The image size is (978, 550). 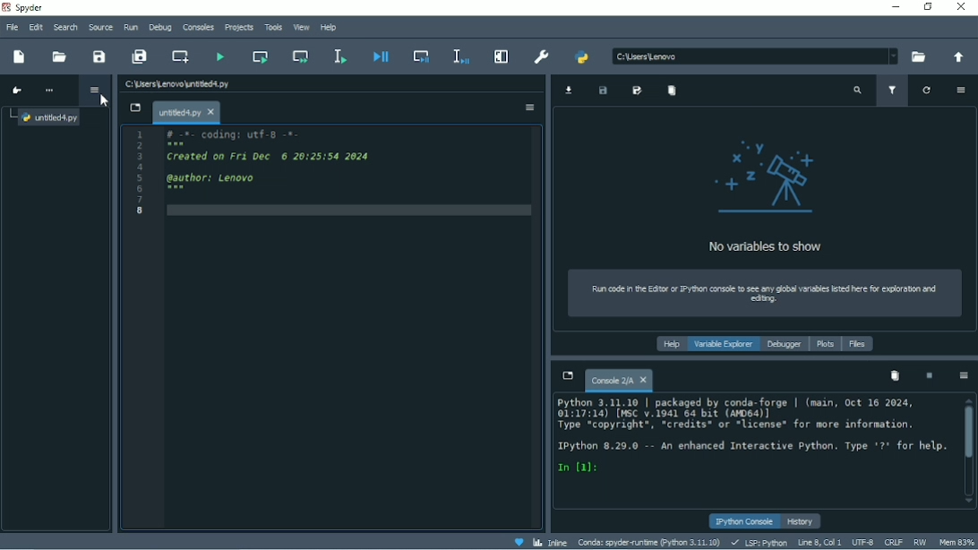 What do you see at coordinates (101, 27) in the screenshot?
I see `Source` at bounding box center [101, 27].